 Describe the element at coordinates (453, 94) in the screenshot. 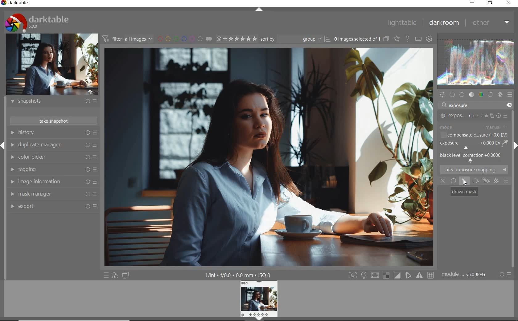

I see `show only active module` at that location.